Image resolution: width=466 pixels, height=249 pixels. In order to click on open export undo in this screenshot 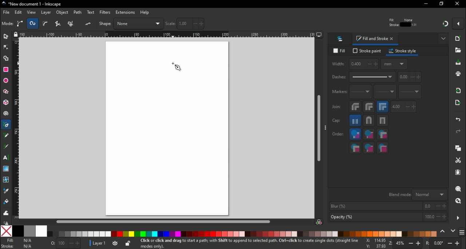, I will do `click(458, 104)`.